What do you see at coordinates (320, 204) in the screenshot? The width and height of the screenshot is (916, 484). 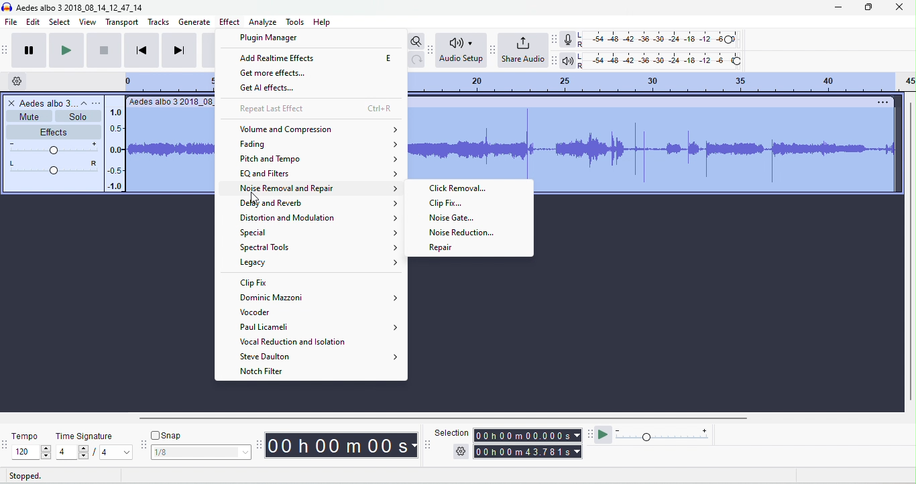 I see `delay and reverb` at bounding box center [320, 204].